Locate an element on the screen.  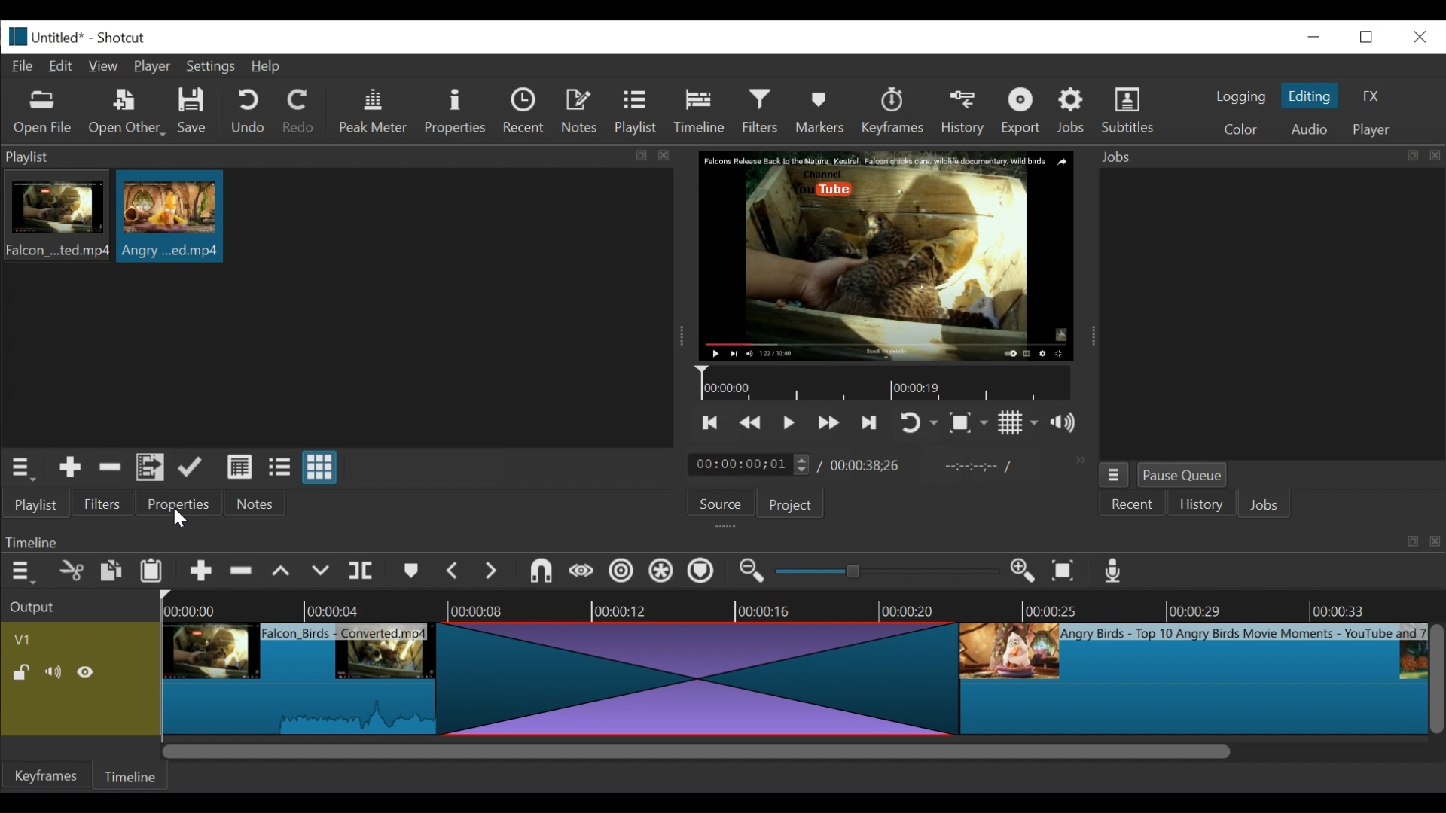
(un)lock track is located at coordinates (21, 672).